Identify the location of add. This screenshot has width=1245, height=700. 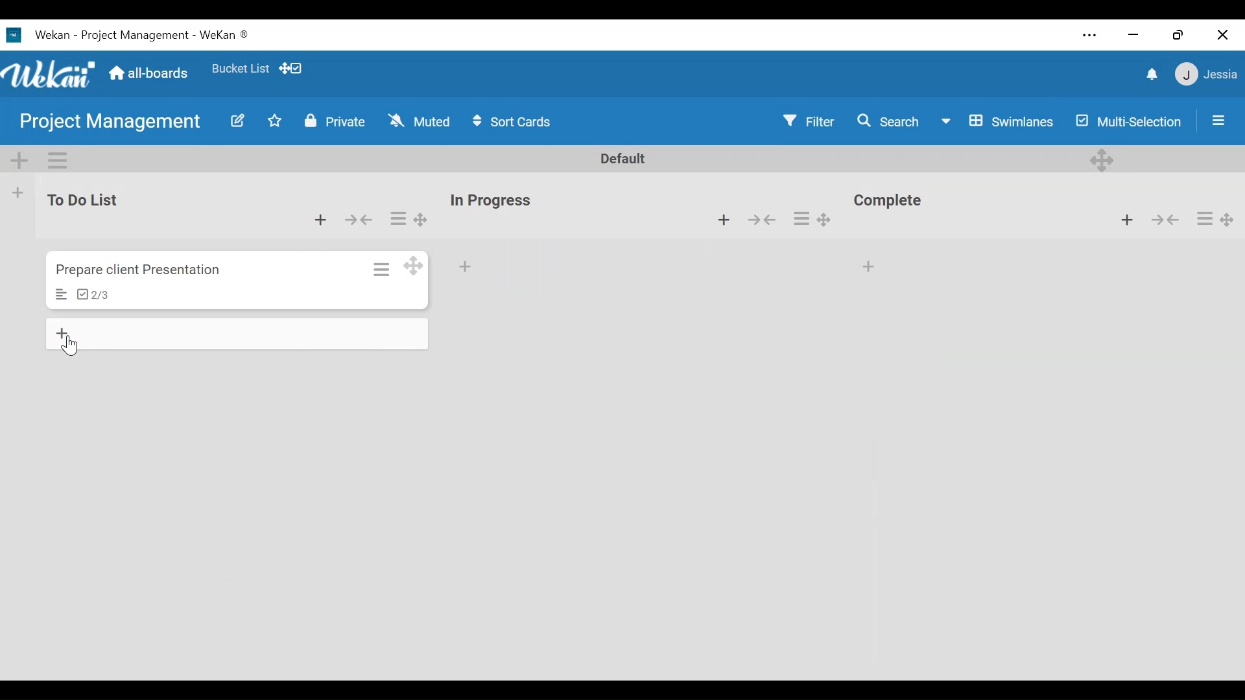
(469, 268).